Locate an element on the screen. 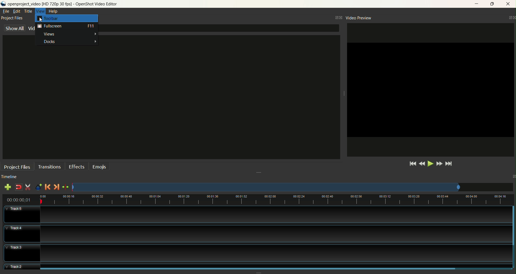  enable razor is located at coordinates (29, 187).